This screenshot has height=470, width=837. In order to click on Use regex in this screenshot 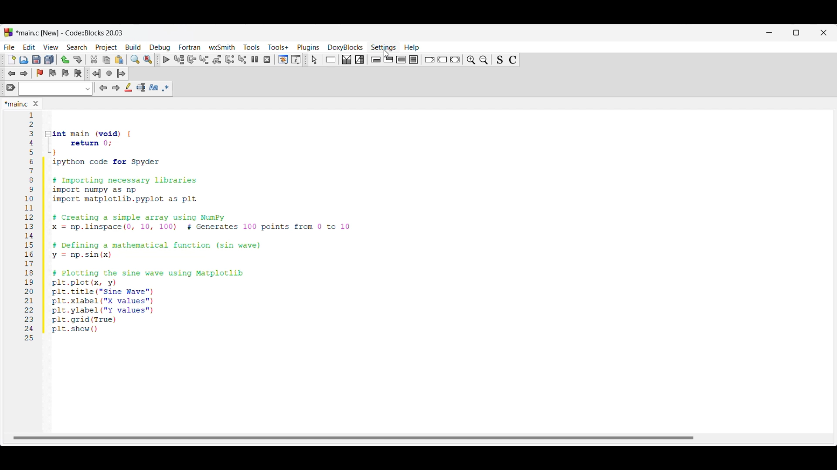, I will do `click(166, 88)`.